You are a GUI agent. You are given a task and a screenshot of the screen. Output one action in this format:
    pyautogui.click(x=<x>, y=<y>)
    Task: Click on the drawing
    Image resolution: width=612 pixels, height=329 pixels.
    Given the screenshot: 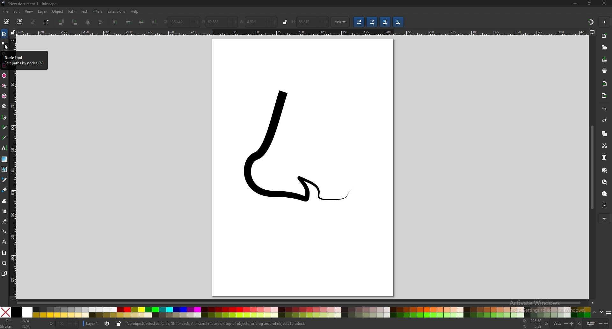 What is the action you would take?
    pyautogui.click(x=302, y=145)
    